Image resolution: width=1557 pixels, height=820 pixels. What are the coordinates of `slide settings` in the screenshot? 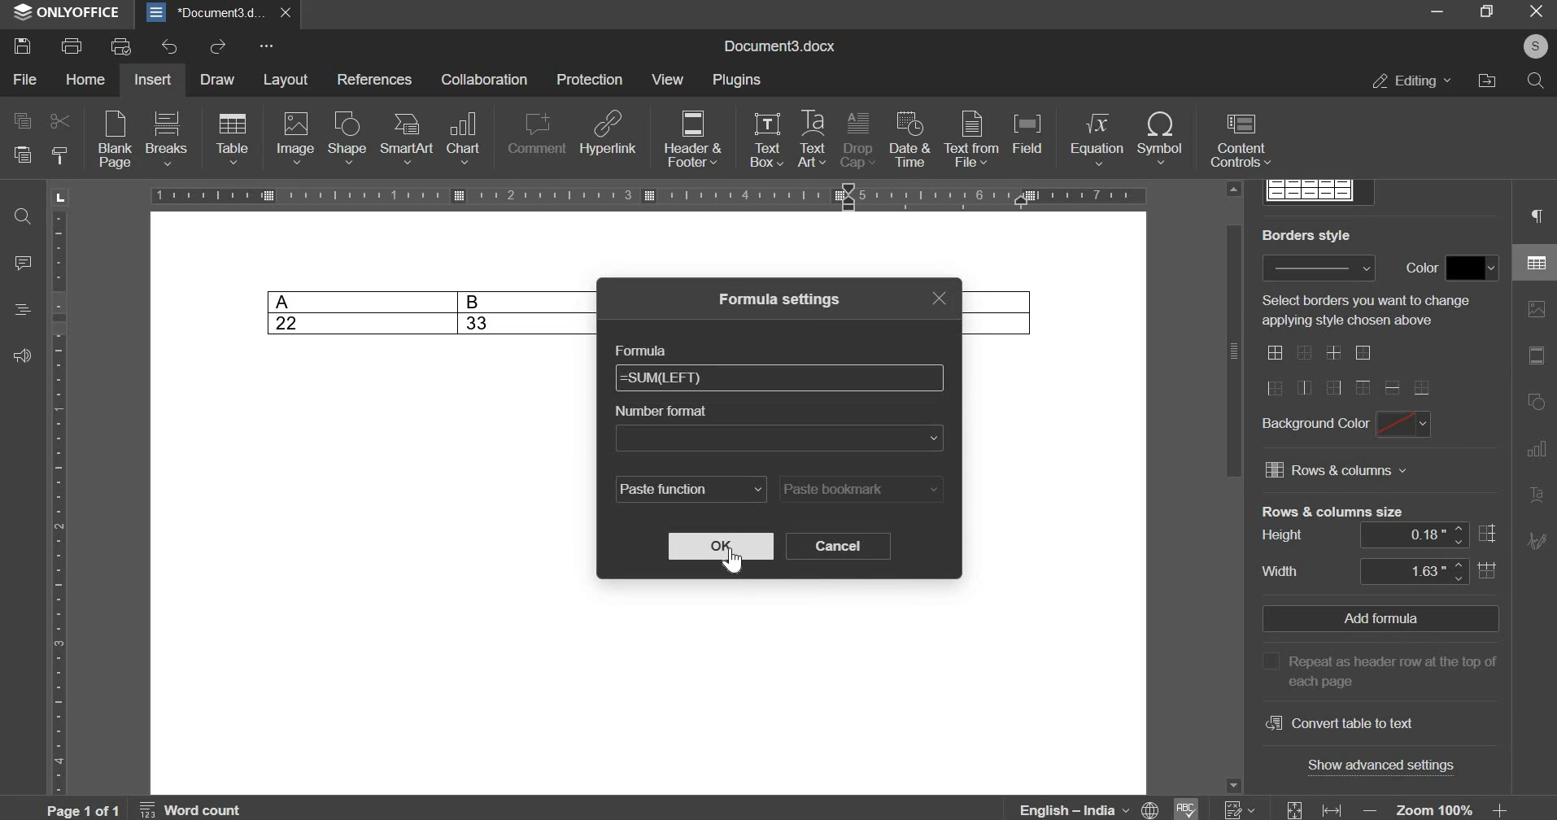 It's located at (1536, 355).